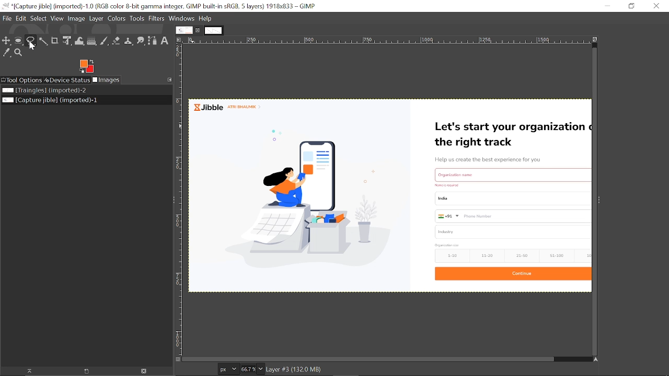 The width and height of the screenshot is (669, 376). Describe the element at coordinates (84, 371) in the screenshot. I see `open new display for the image` at that location.